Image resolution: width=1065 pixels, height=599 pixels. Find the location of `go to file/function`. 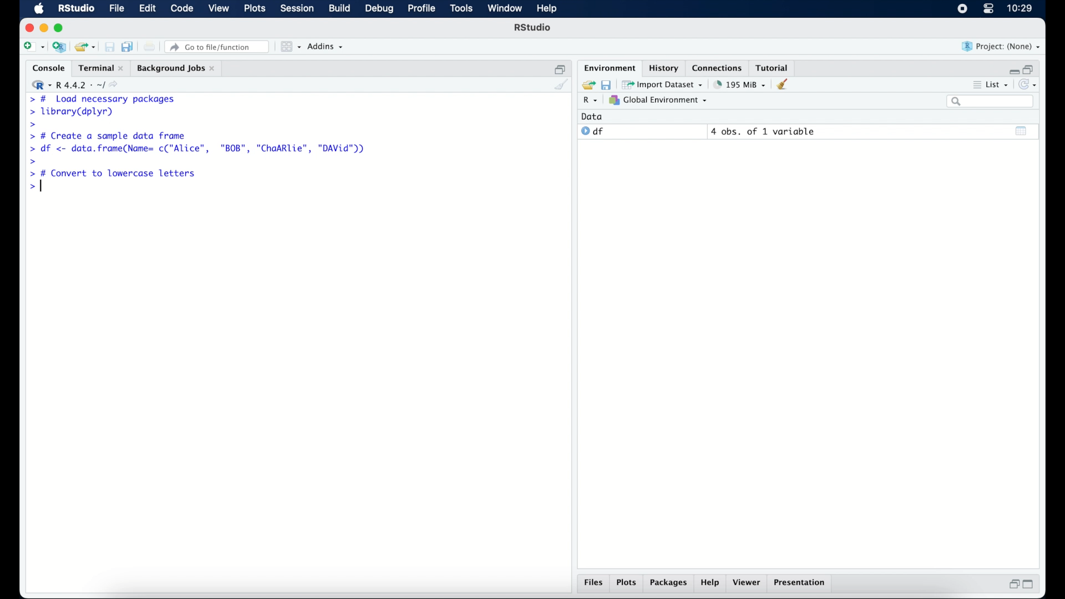

go to file/function is located at coordinates (217, 47).